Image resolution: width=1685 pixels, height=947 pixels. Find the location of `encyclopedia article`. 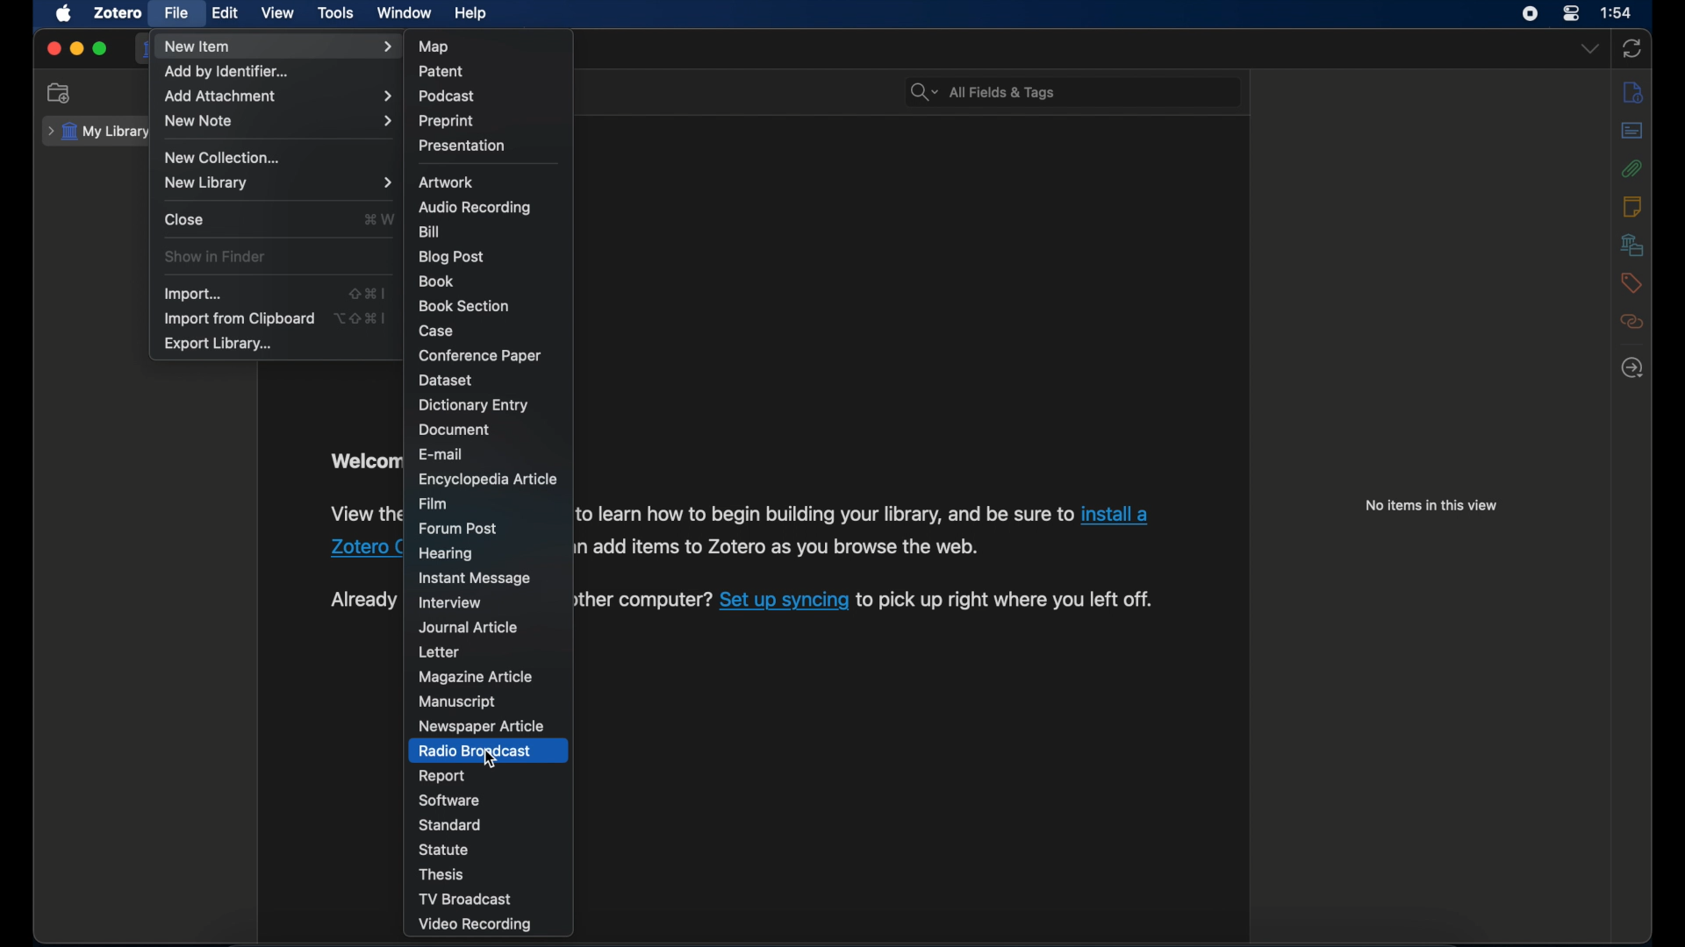

encyclopedia article is located at coordinates (488, 480).